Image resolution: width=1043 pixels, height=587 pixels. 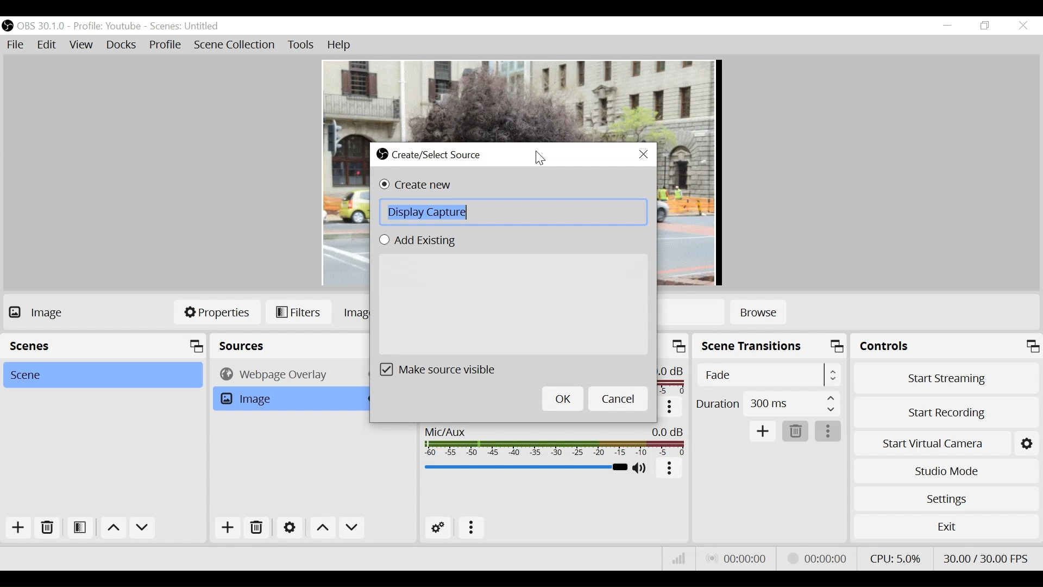 What do you see at coordinates (81, 45) in the screenshot?
I see `View` at bounding box center [81, 45].